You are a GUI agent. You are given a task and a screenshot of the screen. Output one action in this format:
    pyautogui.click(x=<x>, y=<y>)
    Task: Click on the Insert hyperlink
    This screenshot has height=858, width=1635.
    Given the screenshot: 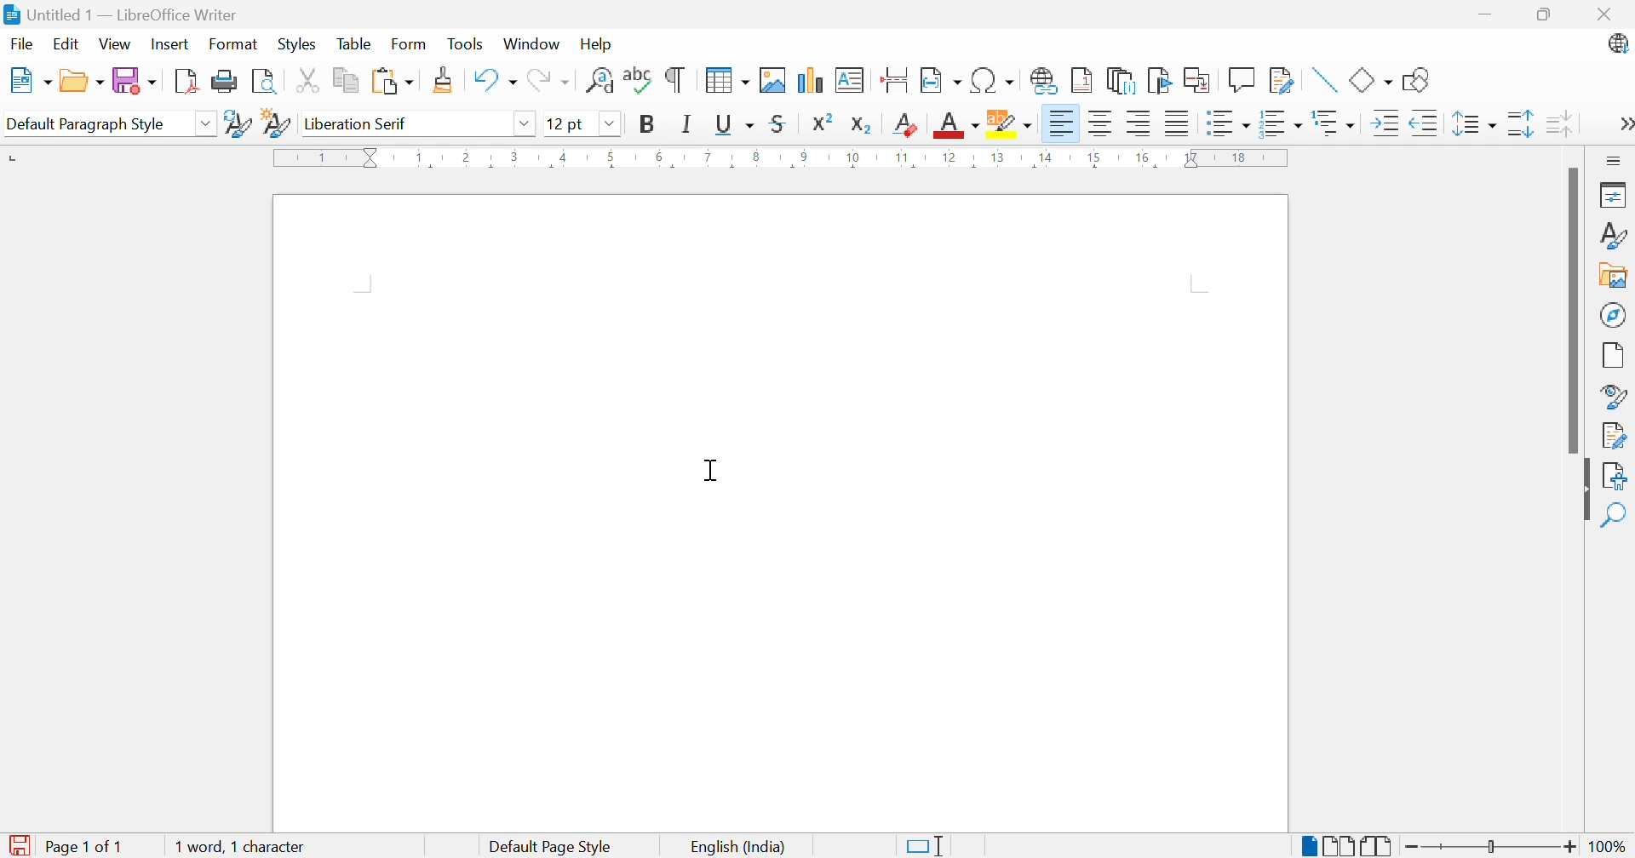 What is the action you would take?
    pyautogui.click(x=1043, y=83)
    